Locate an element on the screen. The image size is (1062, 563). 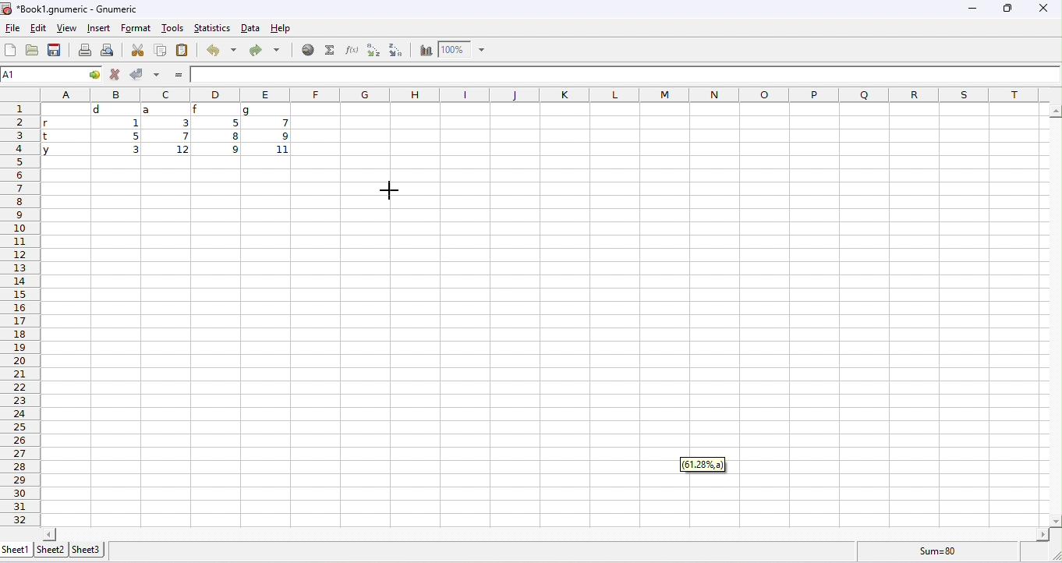
zoom is located at coordinates (462, 49).